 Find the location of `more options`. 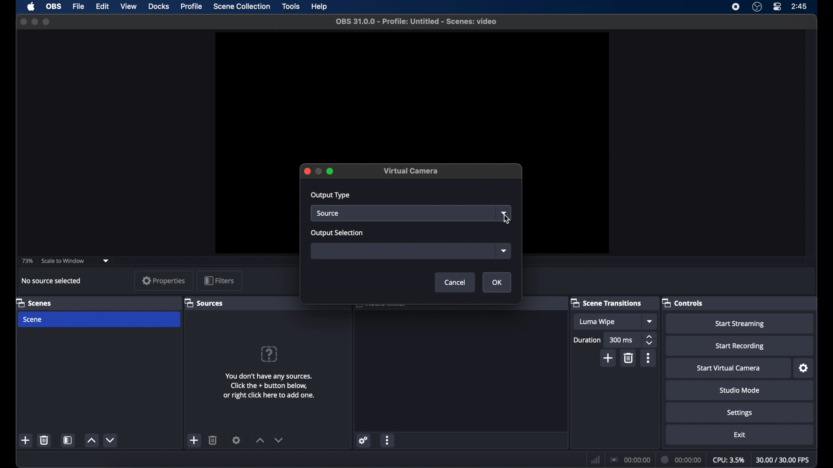

more options is located at coordinates (388, 440).